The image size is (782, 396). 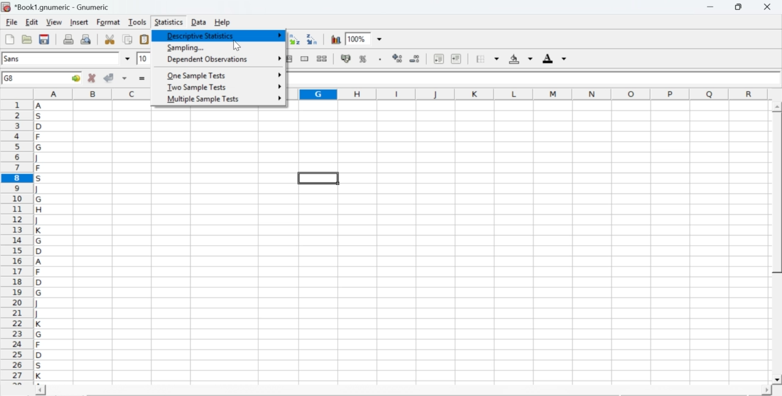 I want to click on drop down, so click(x=380, y=40).